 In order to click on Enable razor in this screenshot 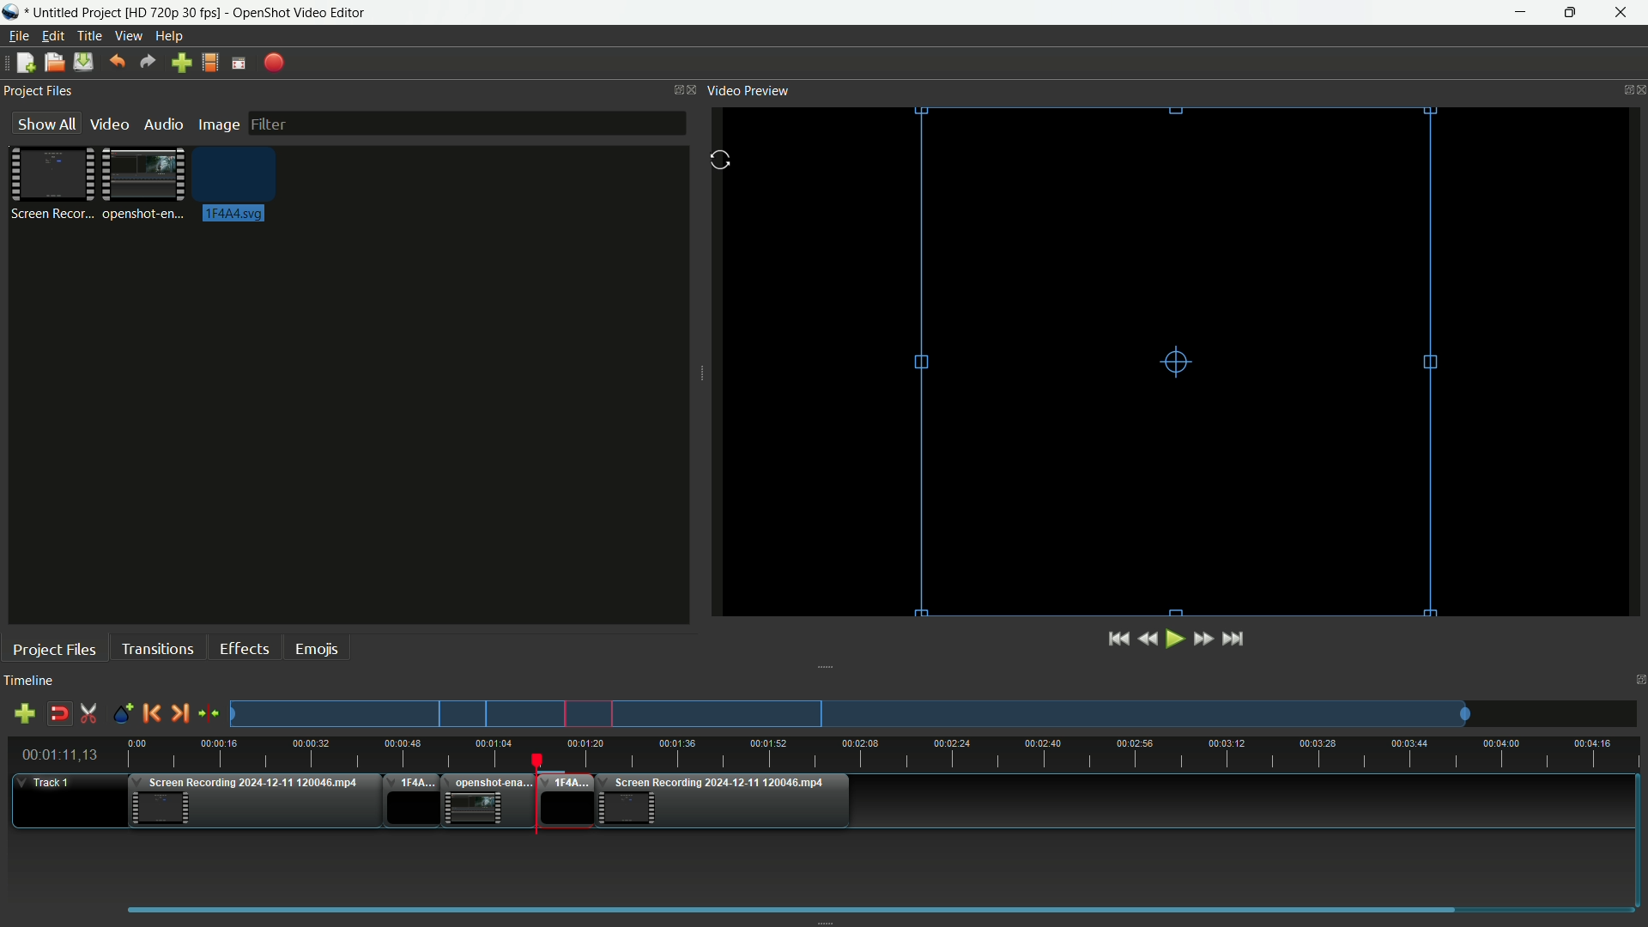, I will do `click(89, 714)`.